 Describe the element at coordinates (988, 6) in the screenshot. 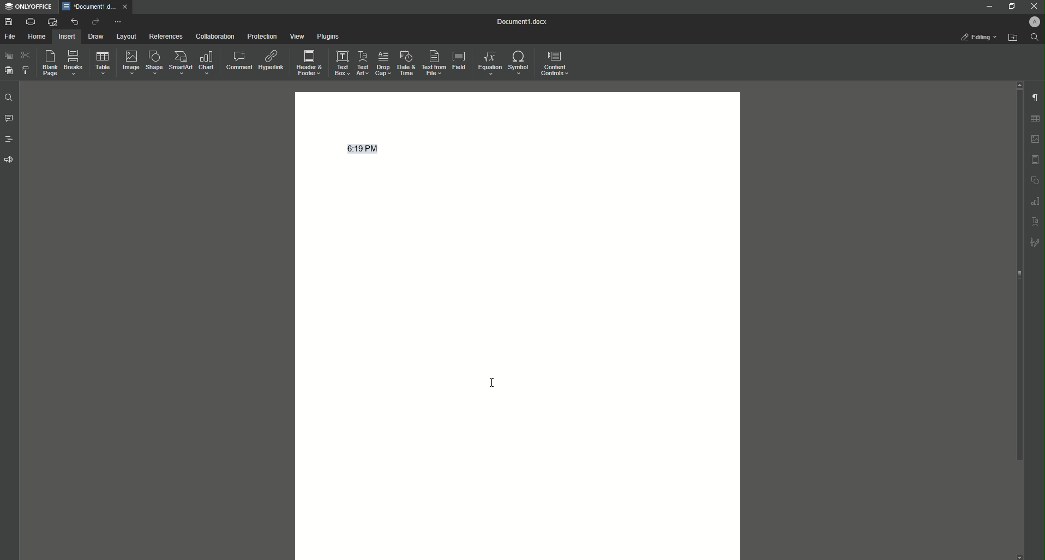

I see `Minimize` at that location.